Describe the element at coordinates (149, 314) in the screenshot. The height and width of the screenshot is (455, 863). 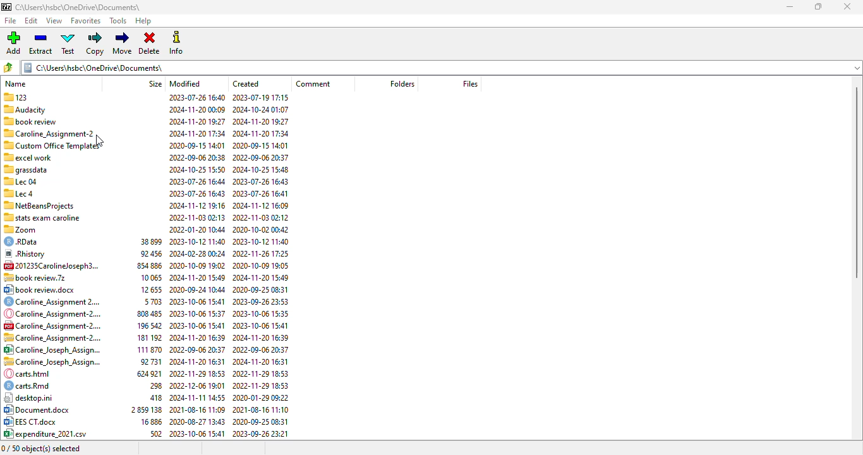
I see `808 485` at that location.